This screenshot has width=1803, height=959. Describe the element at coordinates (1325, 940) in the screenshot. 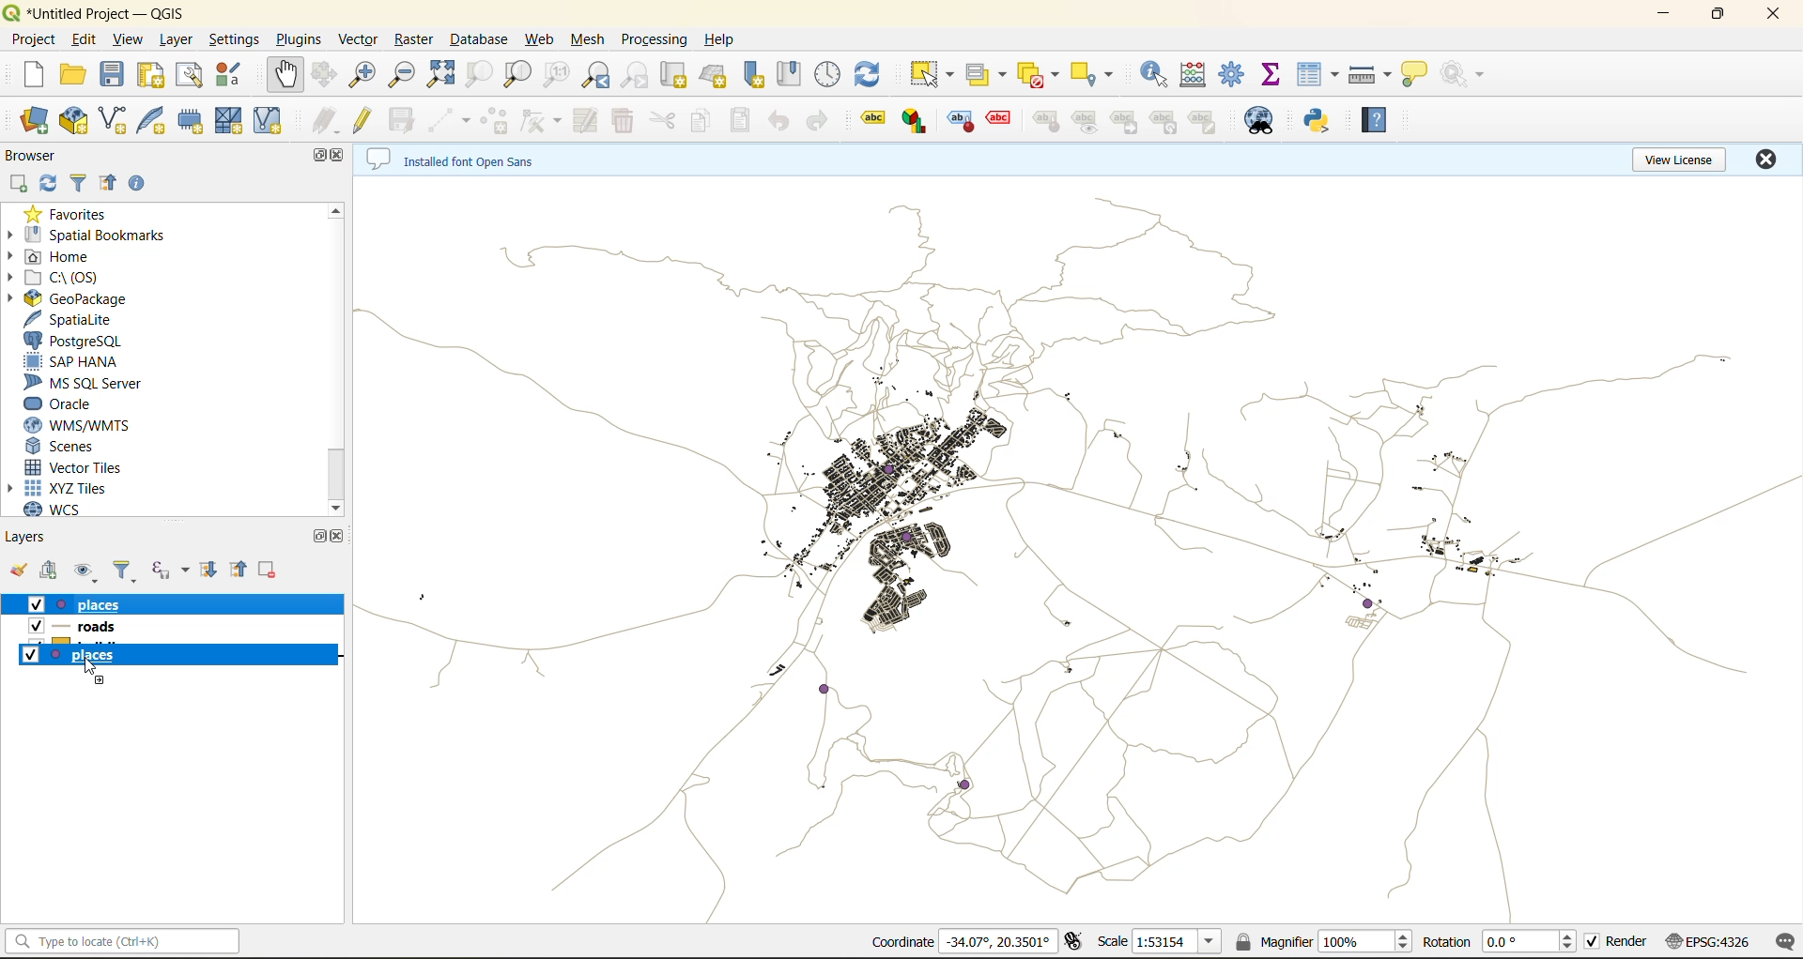

I see `magnifier` at that location.